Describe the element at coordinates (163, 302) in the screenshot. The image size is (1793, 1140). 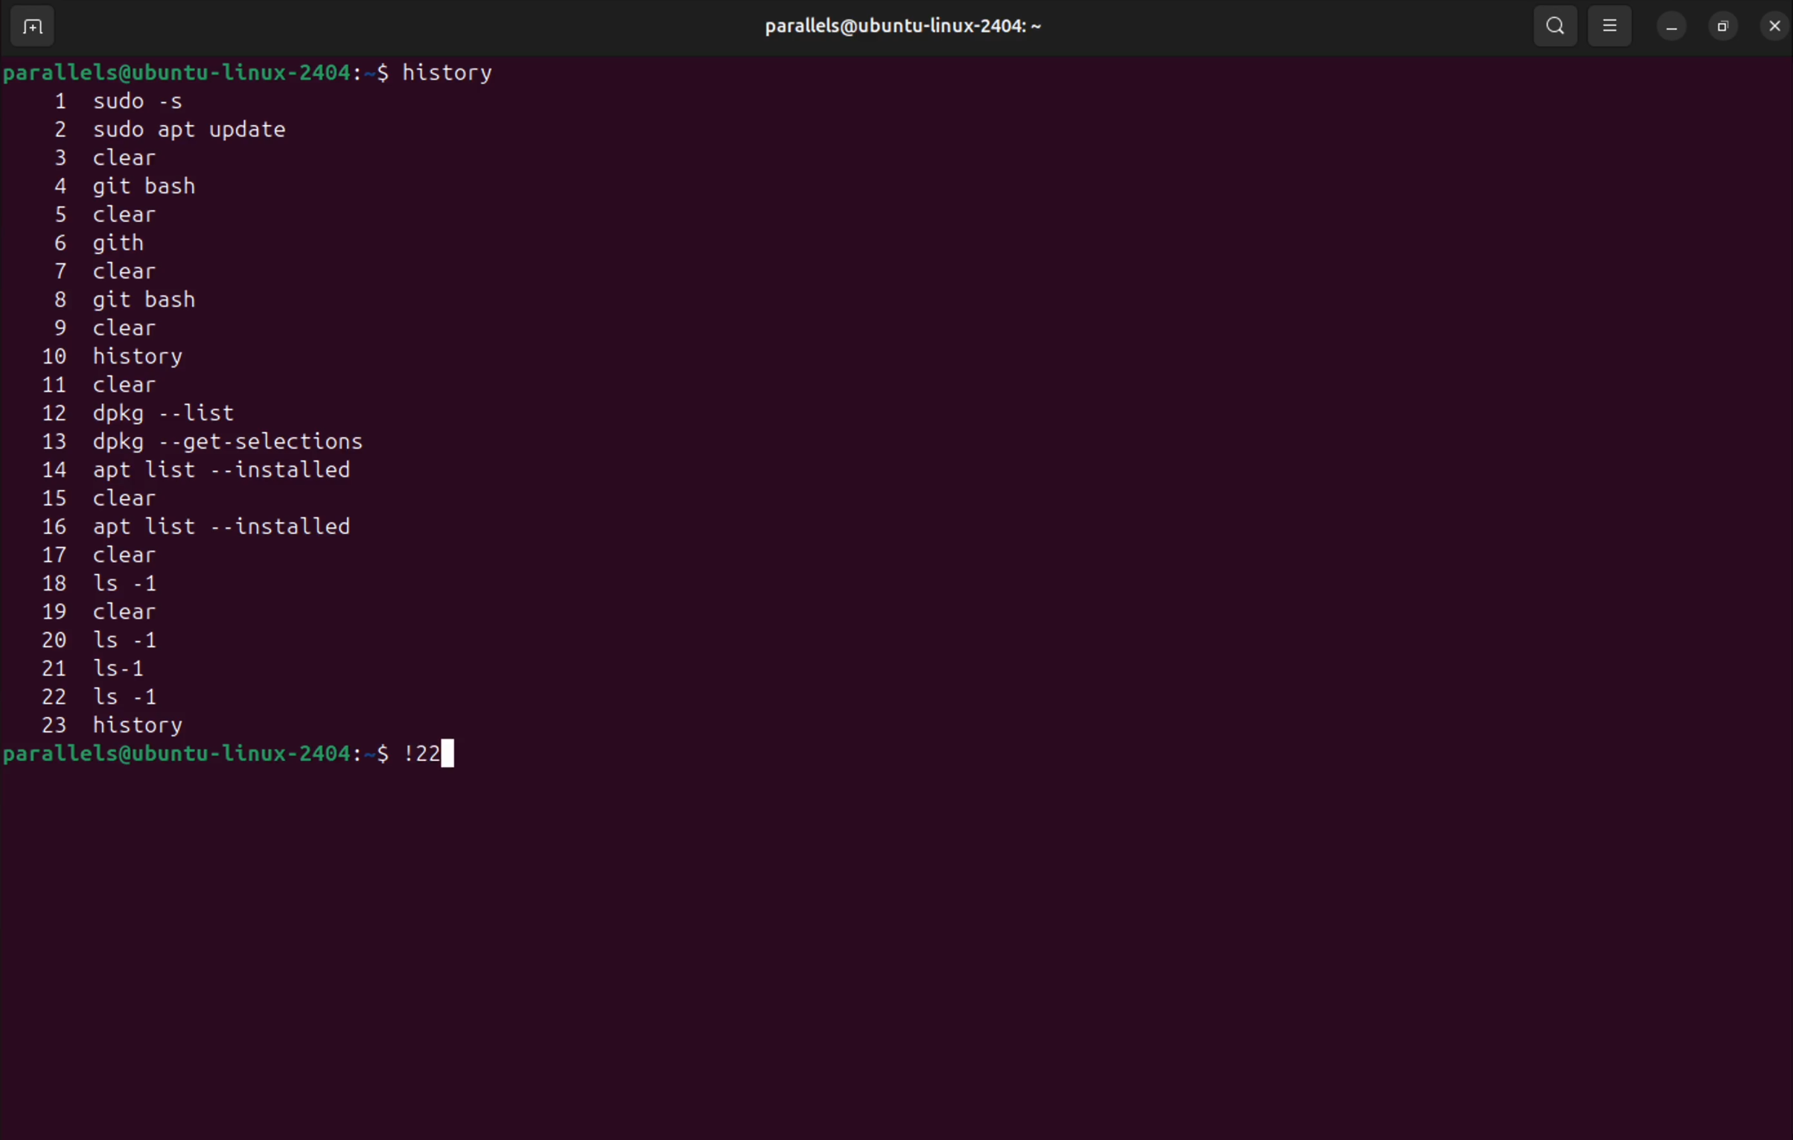
I see `8 git bash` at that location.